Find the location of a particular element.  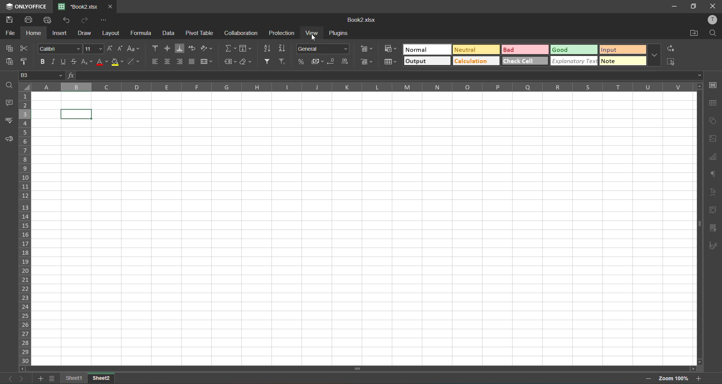

change case is located at coordinates (133, 50).